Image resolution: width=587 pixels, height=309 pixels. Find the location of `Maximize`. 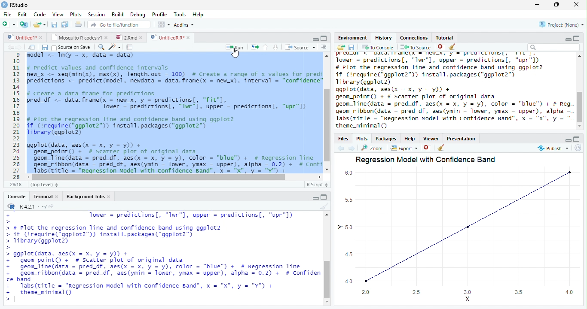

Maximize is located at coordinates (325, 38).